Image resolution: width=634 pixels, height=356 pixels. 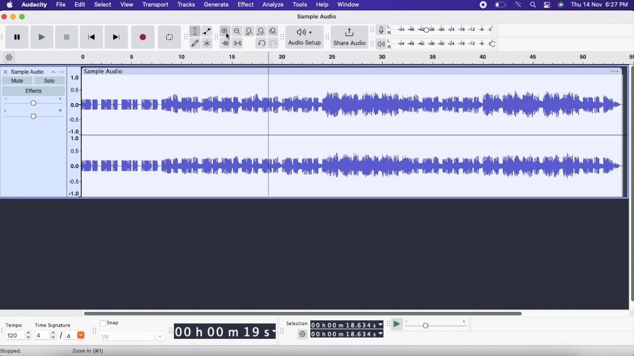 I want to click on resize, so click(x=171, y=330).